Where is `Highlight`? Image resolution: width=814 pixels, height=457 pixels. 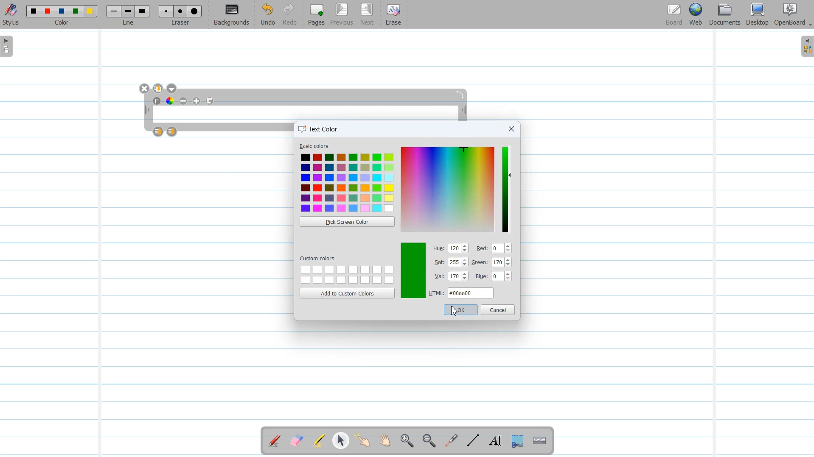
Highlight is located at coordinates (319, 442).